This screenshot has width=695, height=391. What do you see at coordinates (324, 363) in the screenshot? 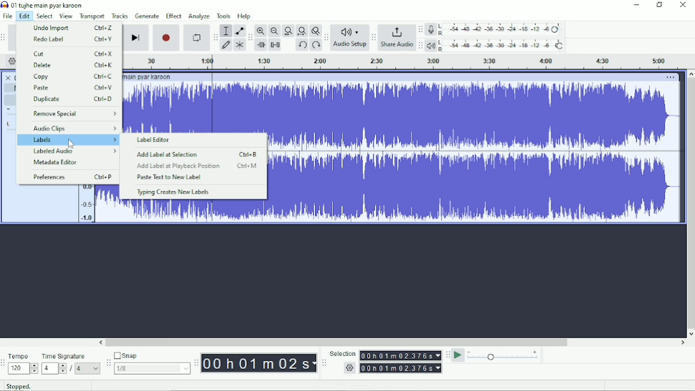
I see `Audacity selection toolbar` at bounding box center [324, 363].